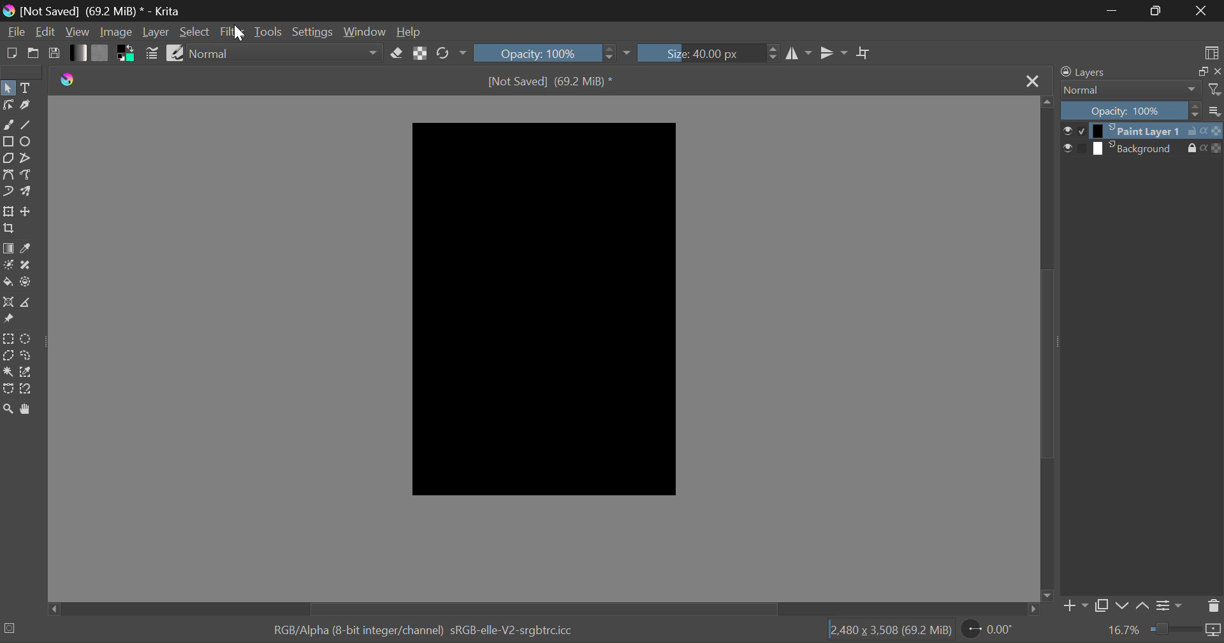 The image size is (1224, 643). What do you see at coordinates (1032, 79) in the screenshot?
I see `Close` at bounding box center [1032, 79].